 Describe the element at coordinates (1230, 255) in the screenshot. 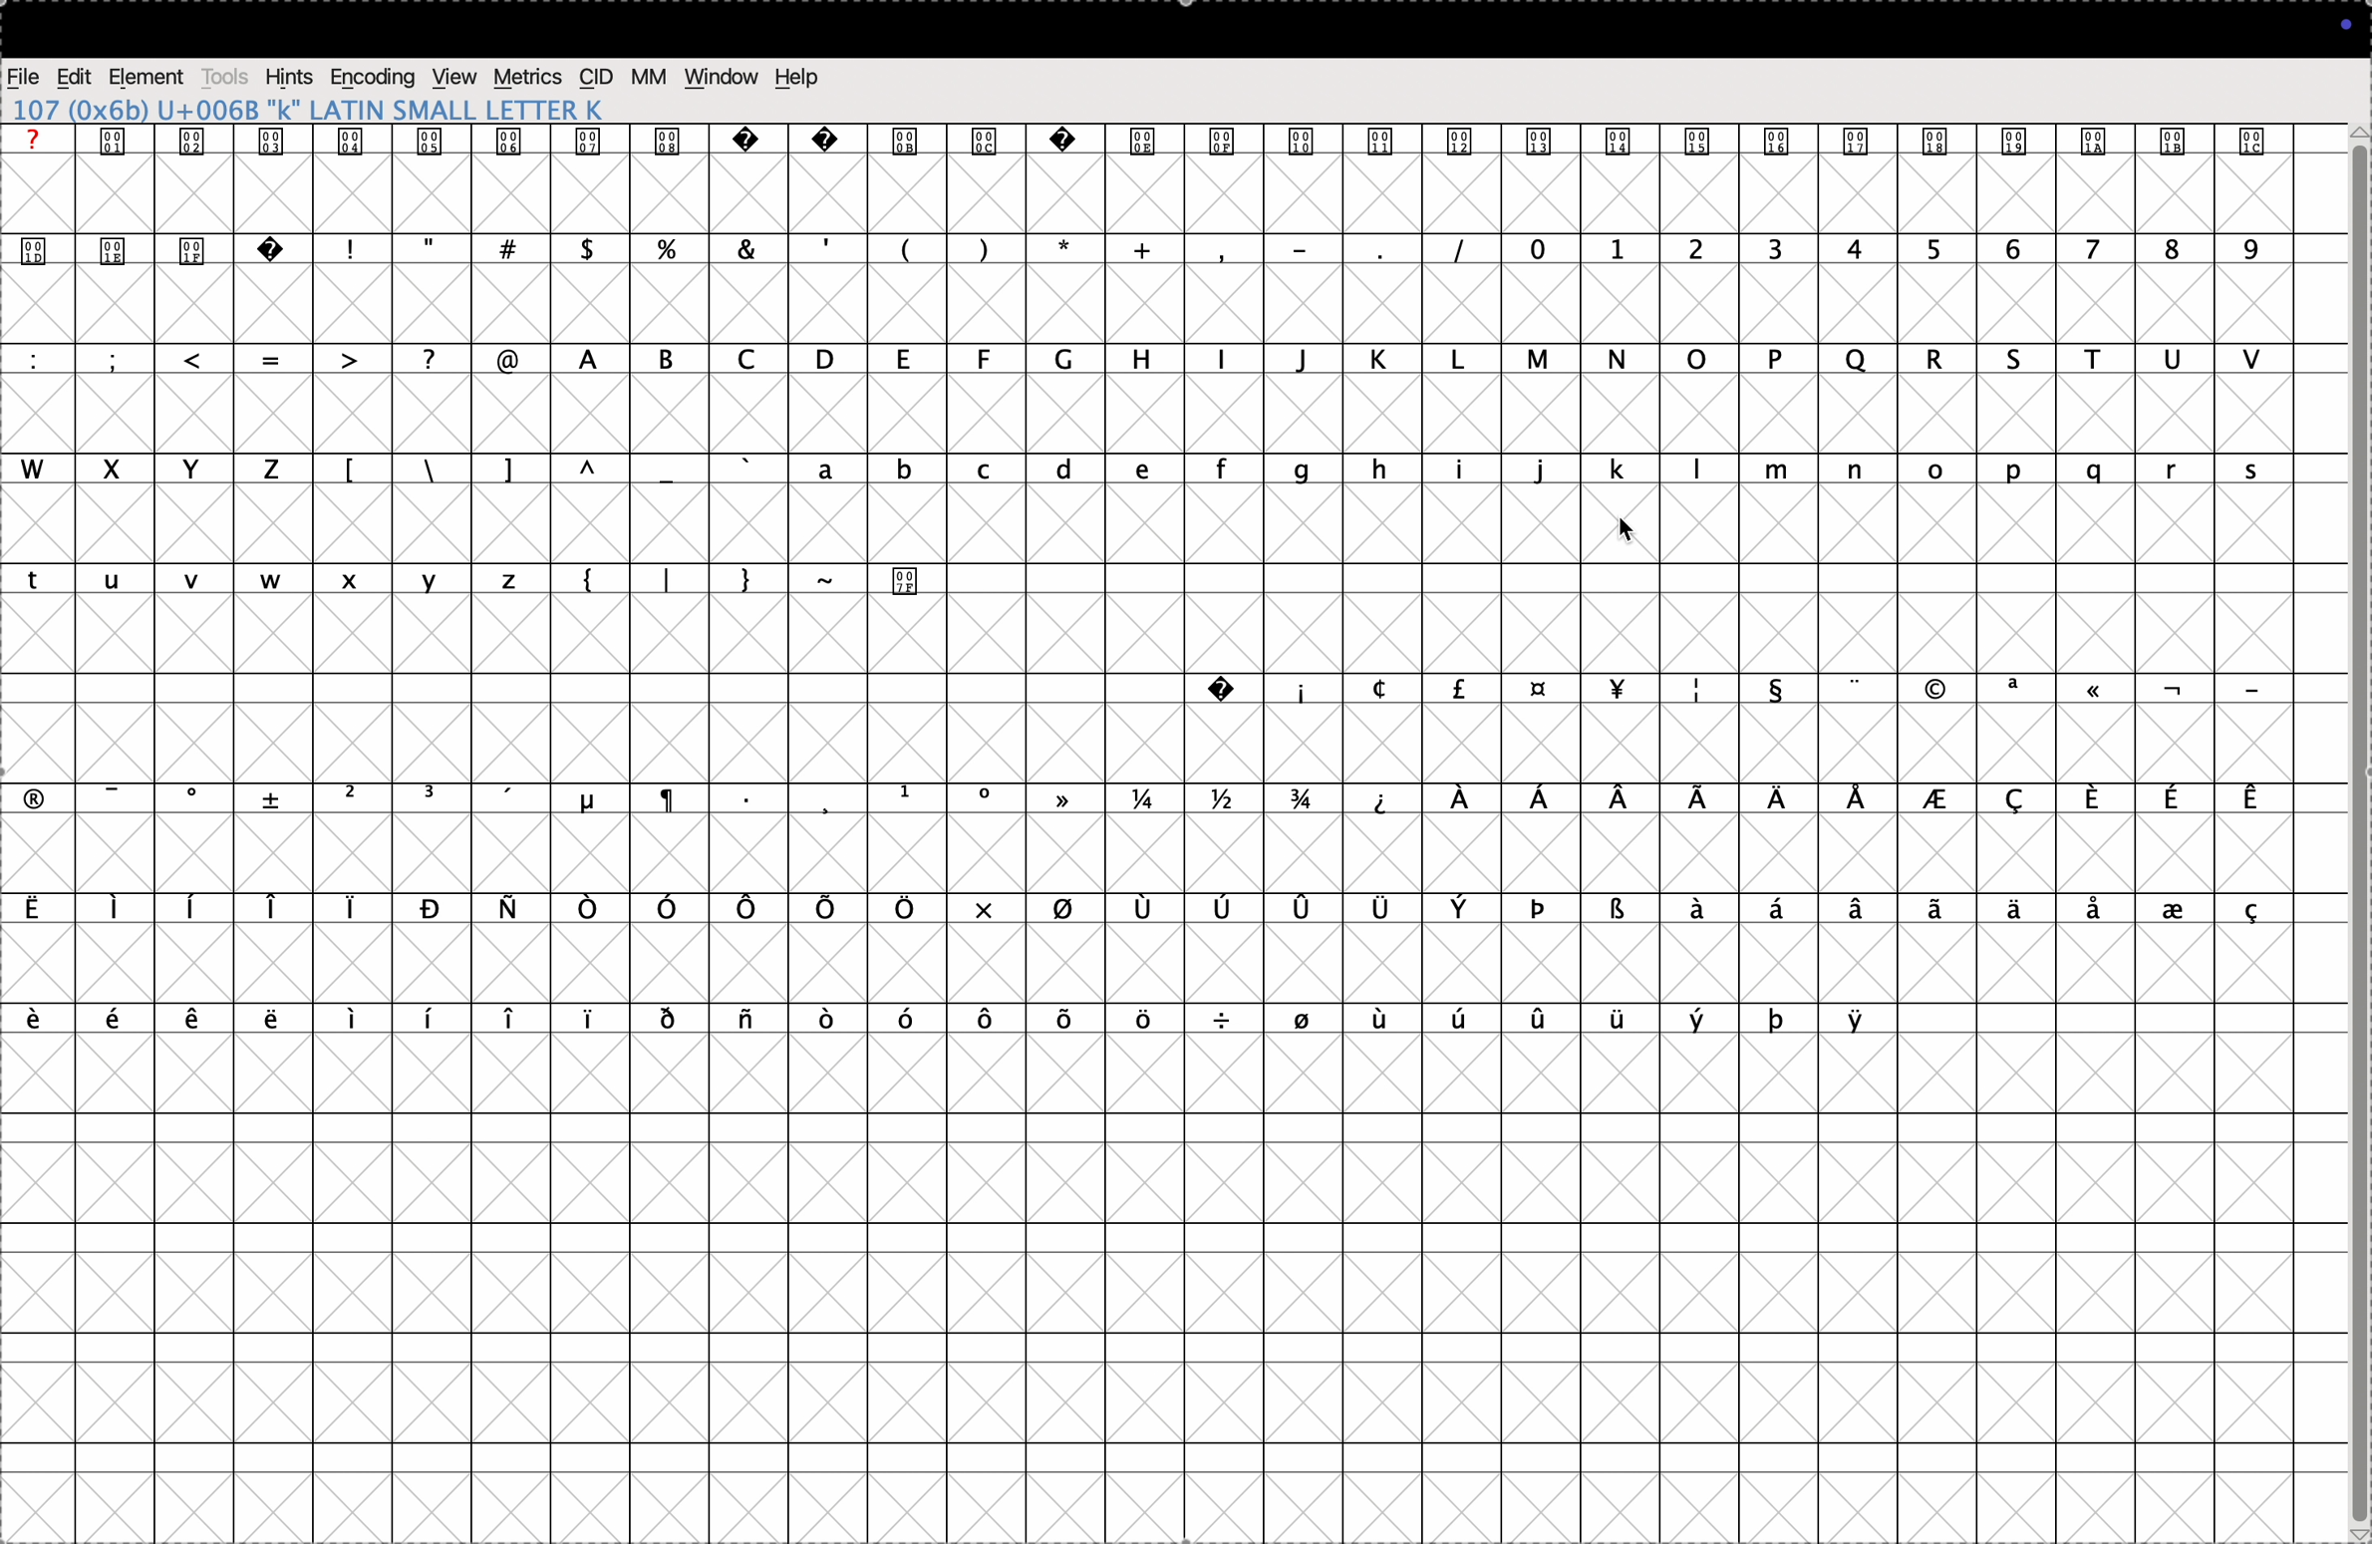

I see `,` at that location.